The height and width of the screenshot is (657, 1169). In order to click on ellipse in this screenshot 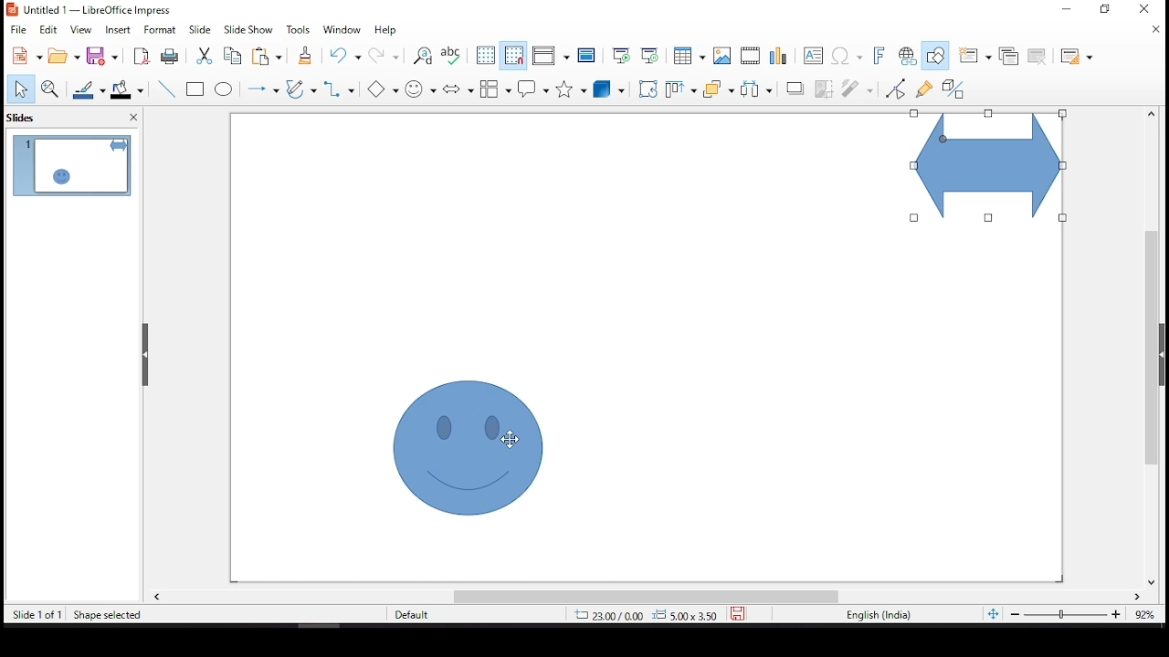, I will do `click(224, 89)`.